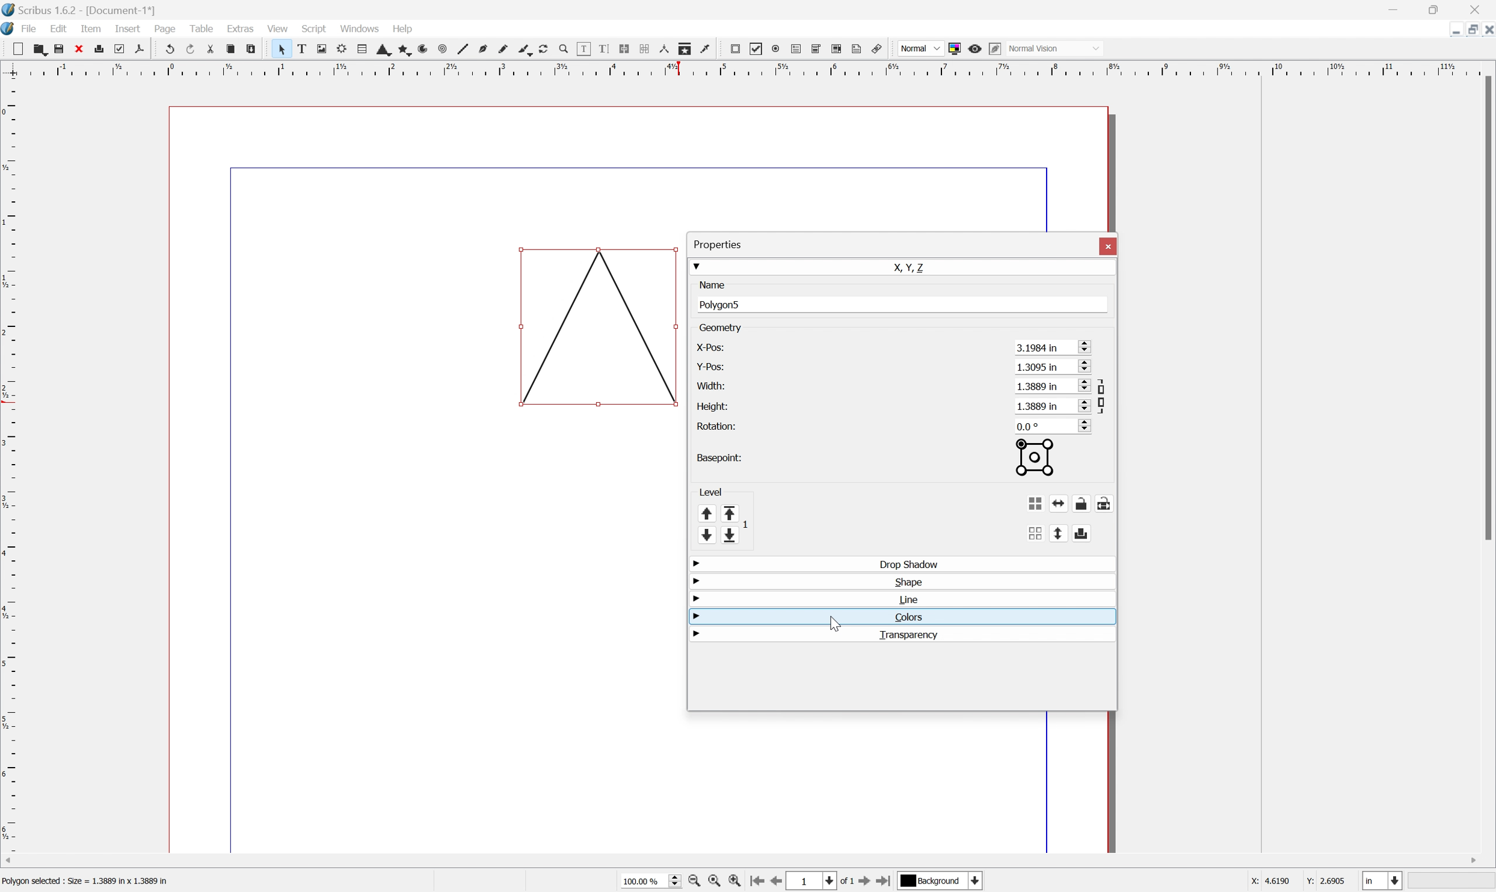 The width and height of the screenshot is (1496, 892). What do you see at coordinates (698, 564) in the screenshot?
I see `Drop Down` at bounding box center [698, 564].